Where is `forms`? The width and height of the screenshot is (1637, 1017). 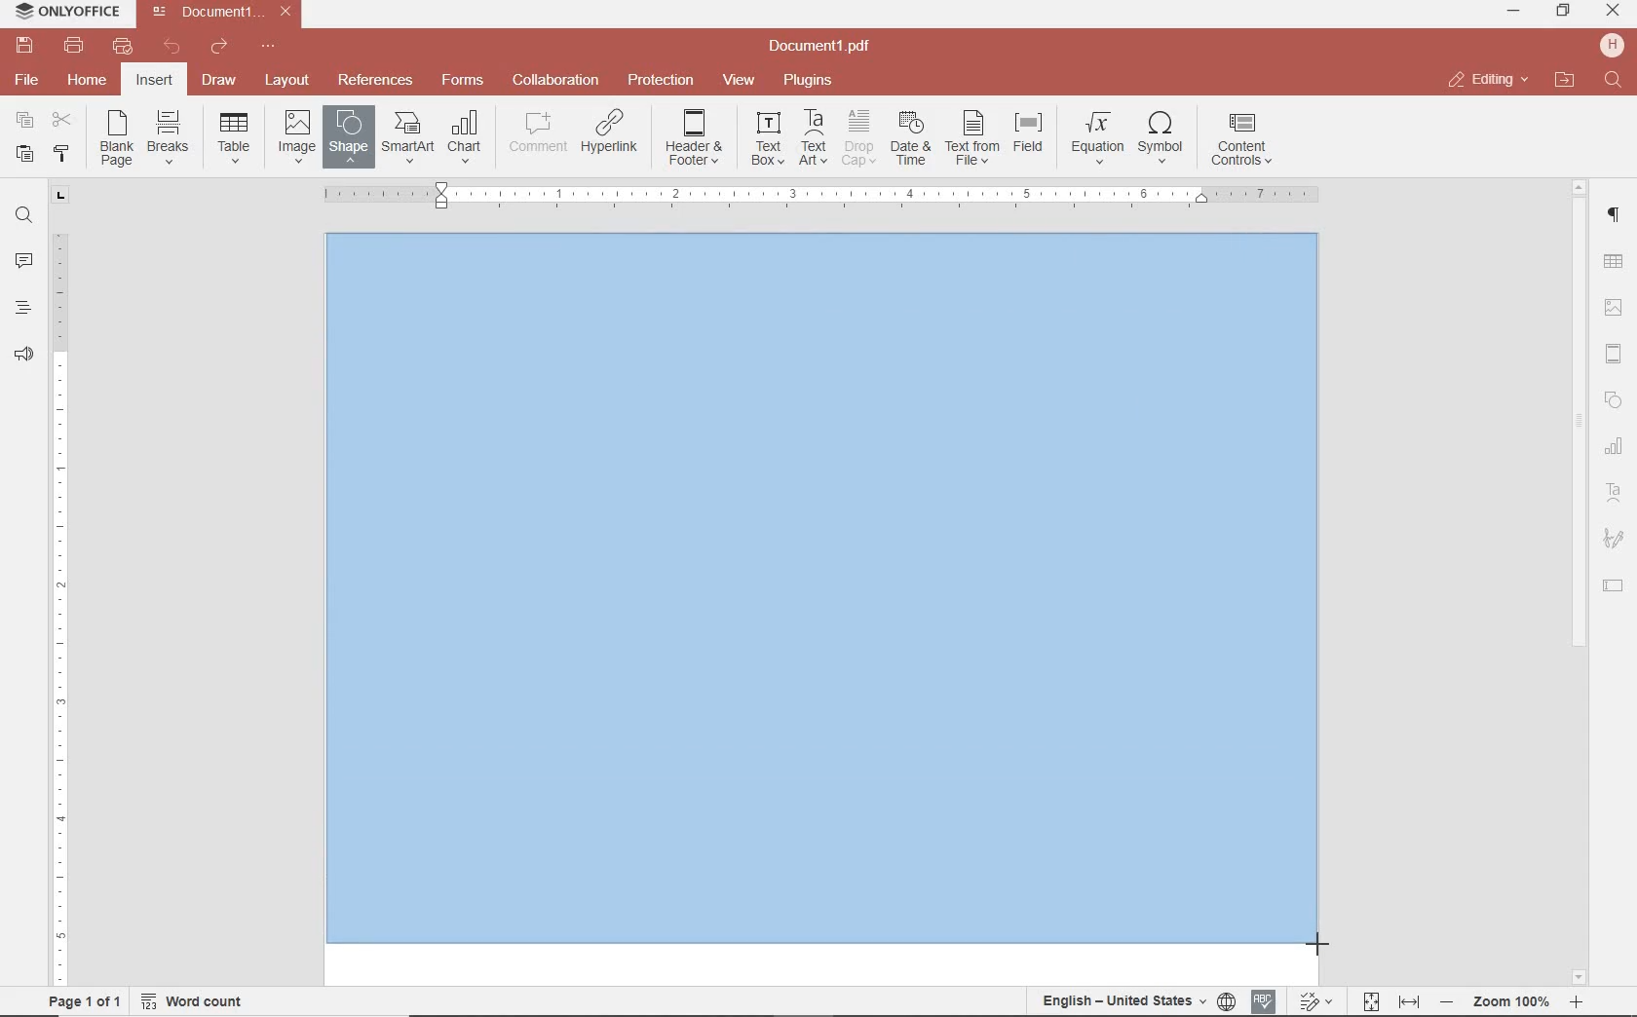 forms is located at coordinates (463, 80).